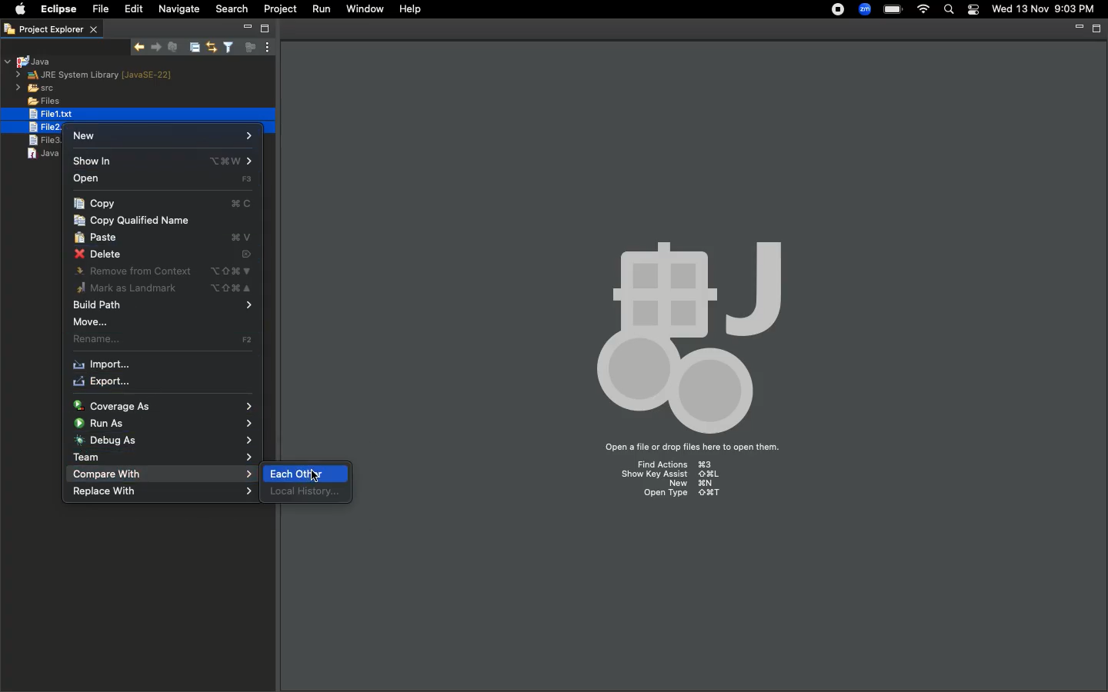  What do you see at coordinates (1095, 30) in the screenshot?
I see `Maximize` at bounding box center [1095, 30].